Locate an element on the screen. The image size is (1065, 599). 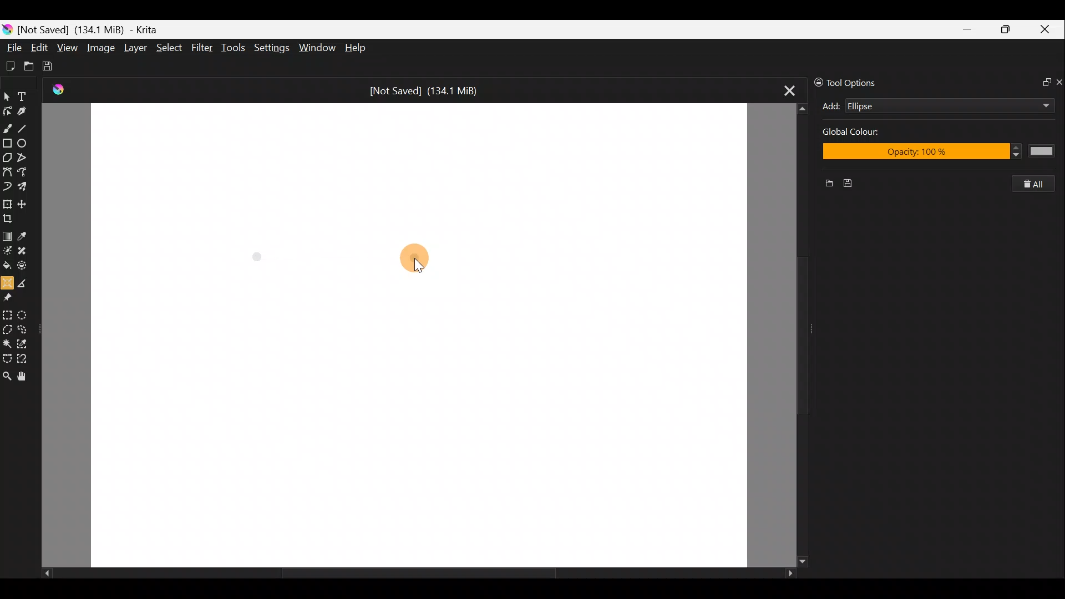
Enclose and fill tool is located at coordinates (27, 267).